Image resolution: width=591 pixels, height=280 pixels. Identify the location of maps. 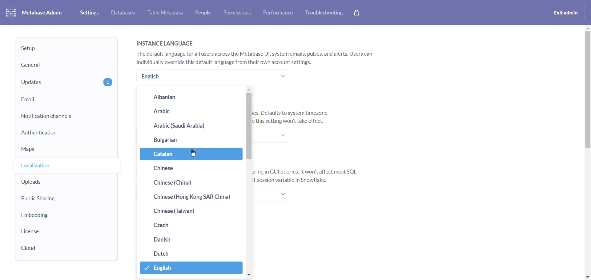
(62, 150).